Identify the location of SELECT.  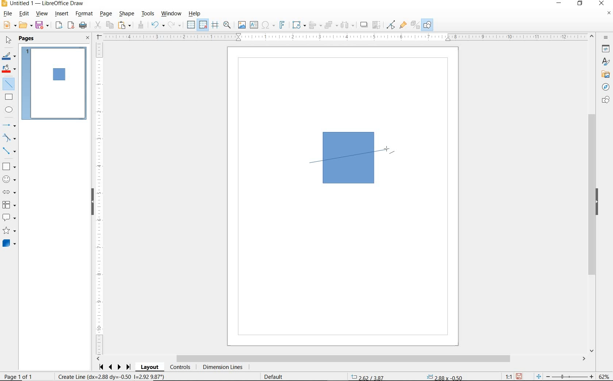
(8, 41).